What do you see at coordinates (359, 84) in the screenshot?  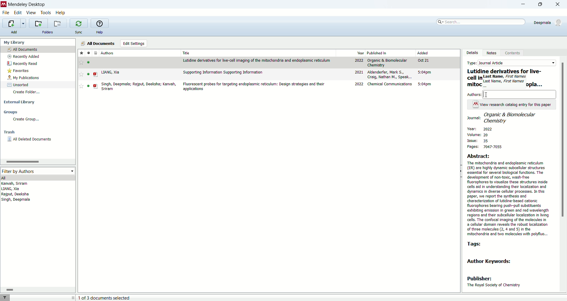 I see `2022` at bounding box center [359, 84].